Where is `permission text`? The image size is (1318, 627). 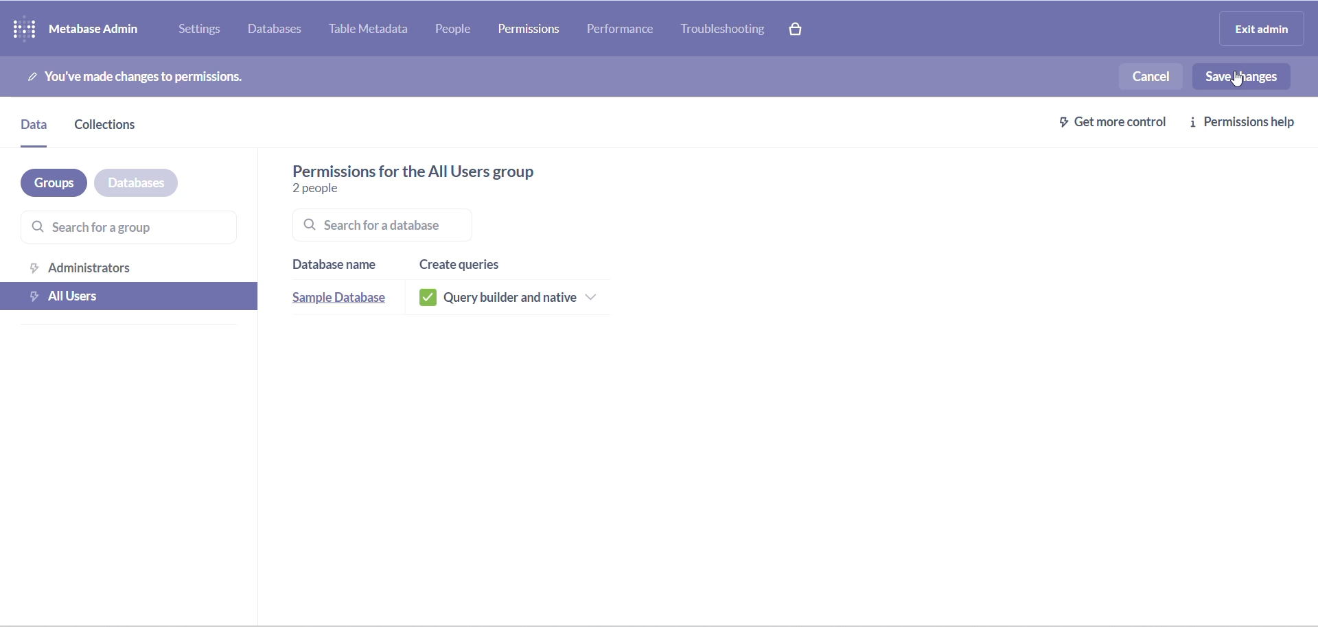 permission text is located at coordinates (163, 74).